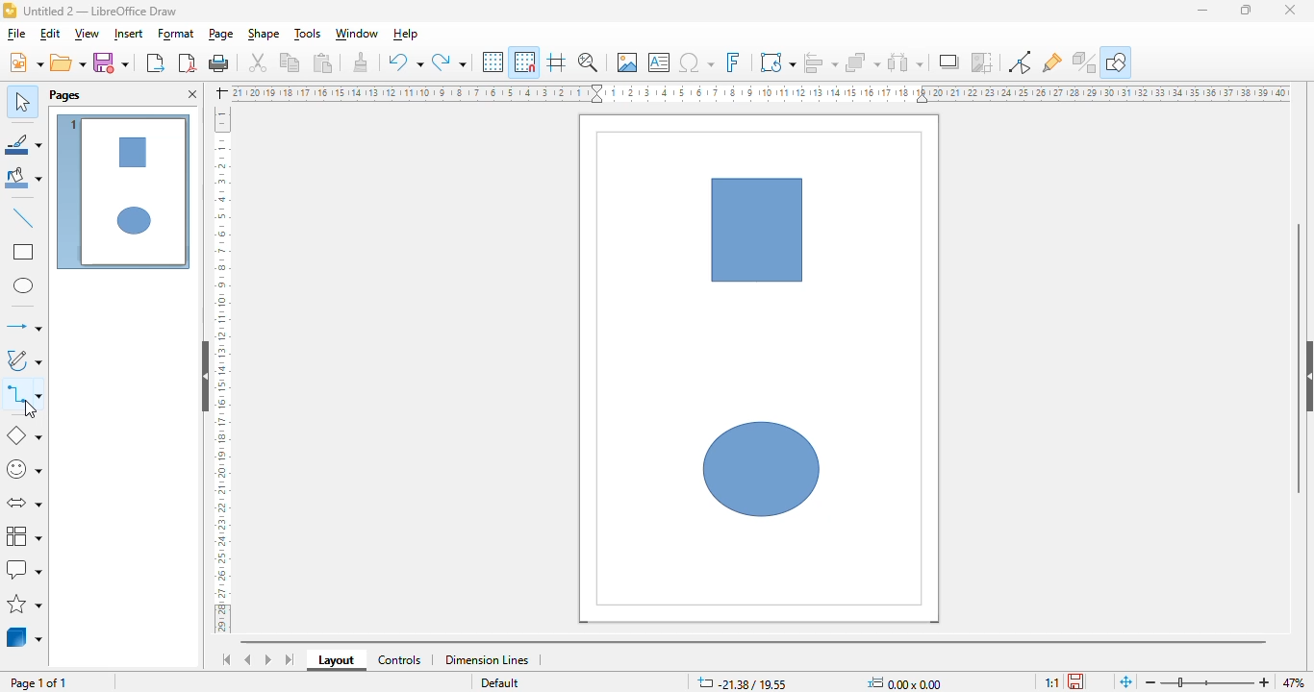 The image size is (1314, 692). Describe the element at coordinates (1294, 682) in the screenshot. I see `47%` at that location.